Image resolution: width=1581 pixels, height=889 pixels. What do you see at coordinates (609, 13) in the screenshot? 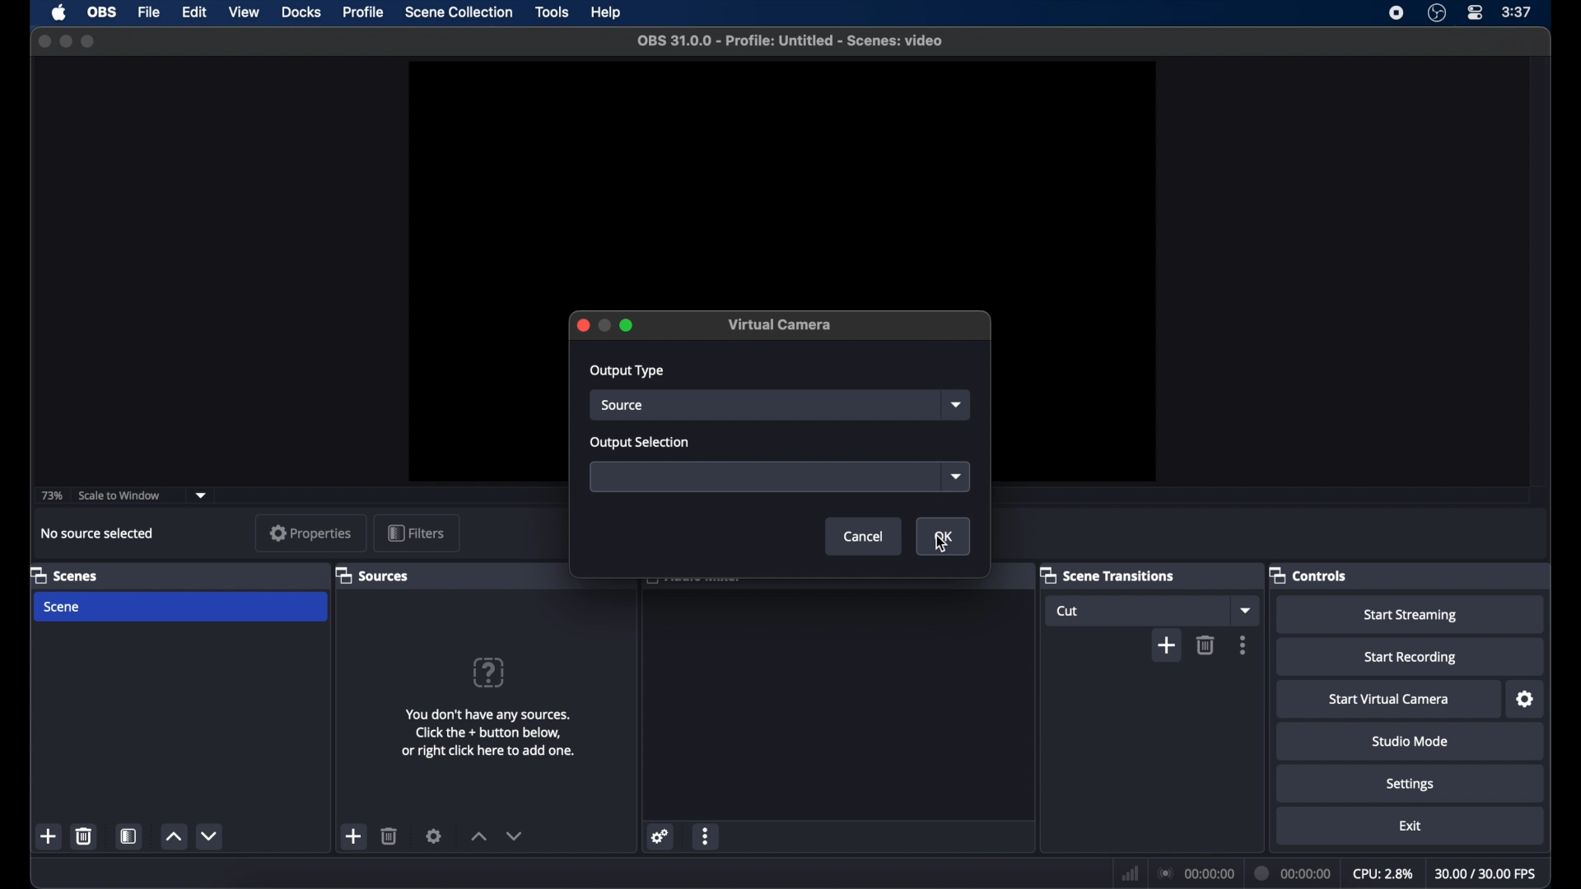
I see `help` at bounding box center [609, 13].